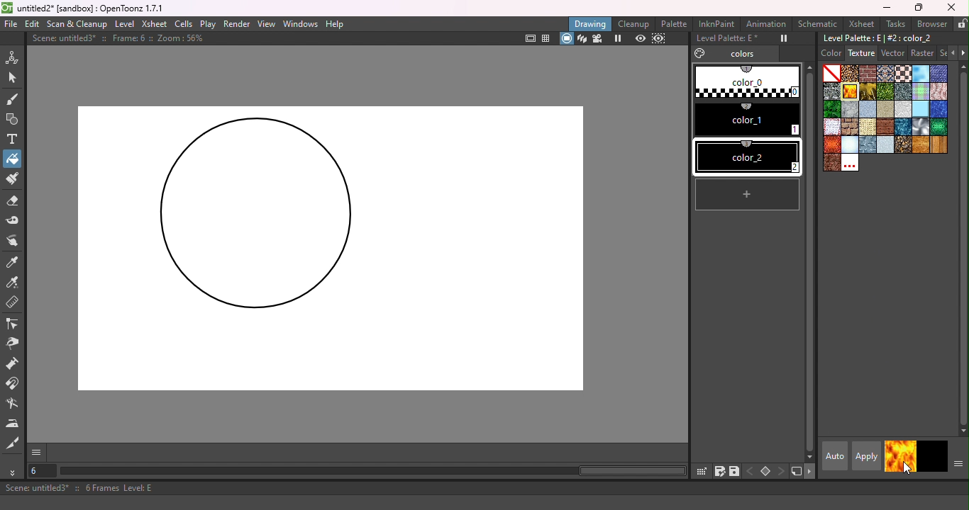 The height and width of the screenshot is (510, 969). I want to click on File, so click(11, 25).